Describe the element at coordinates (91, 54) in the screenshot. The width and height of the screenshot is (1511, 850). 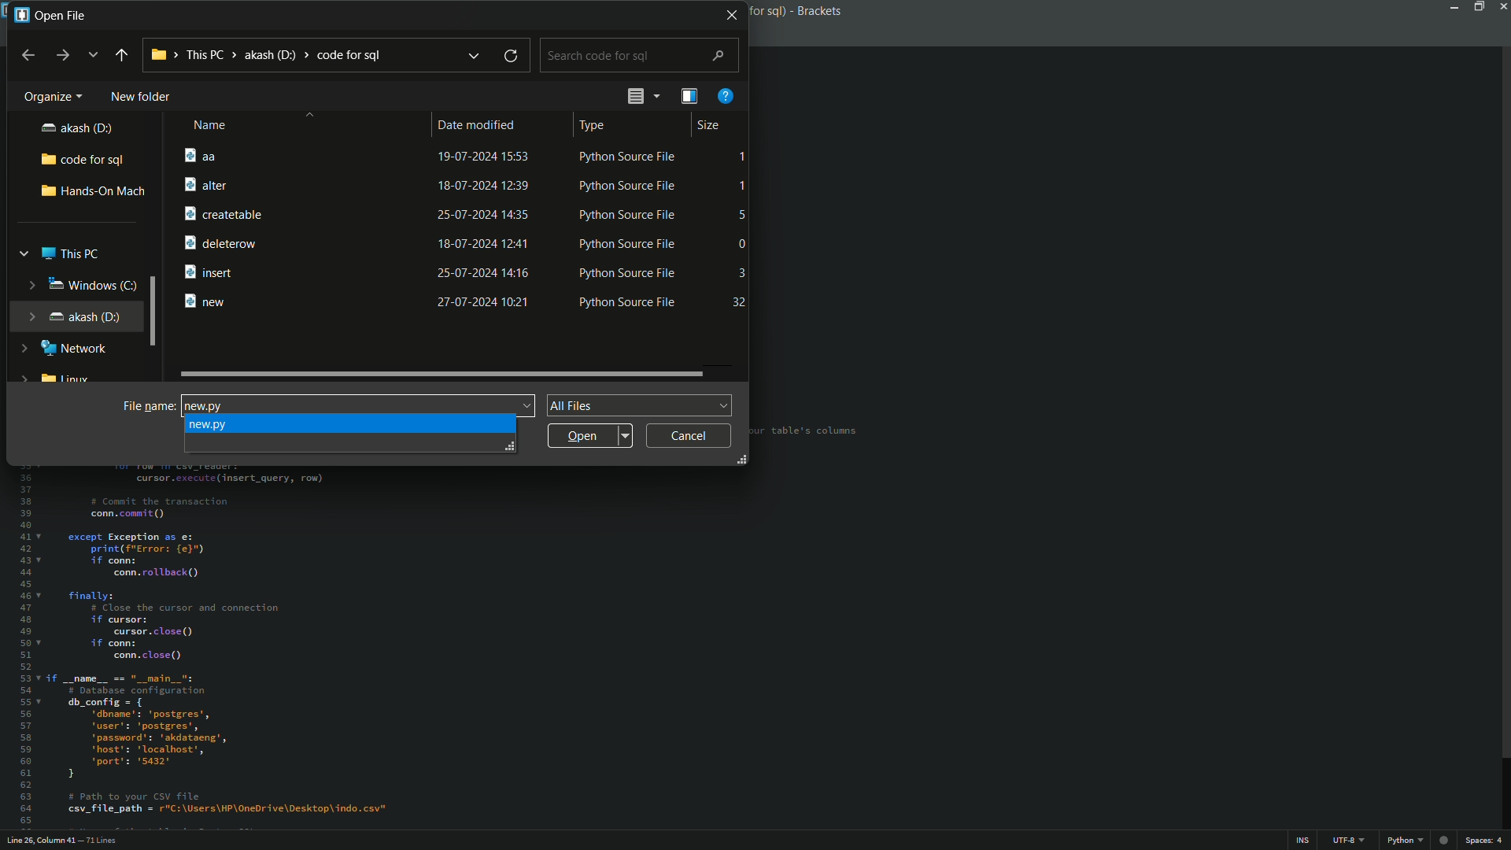
I see `recent location` at that location.